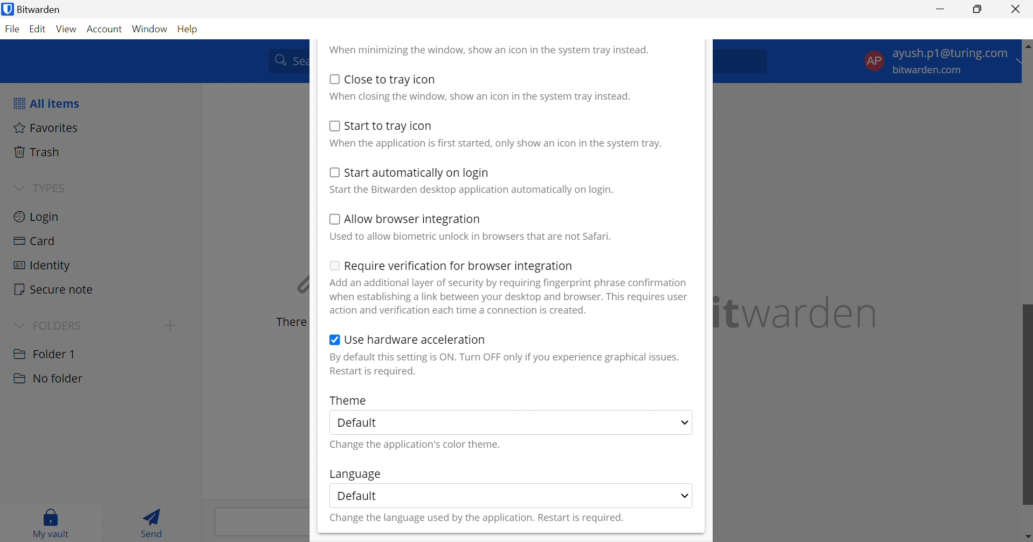 The image size is (1033, 542). I want to click on No folder, so click(47, 379).